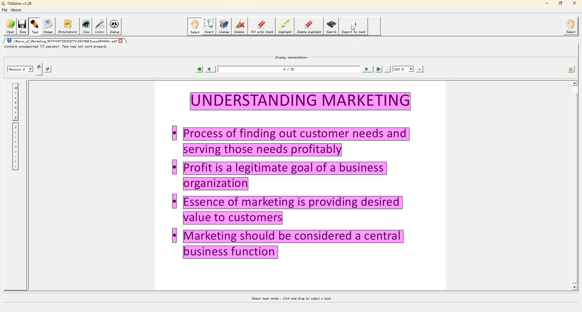 This screenshot has height=312, width=582. I want to click on search, so click(332, 26).